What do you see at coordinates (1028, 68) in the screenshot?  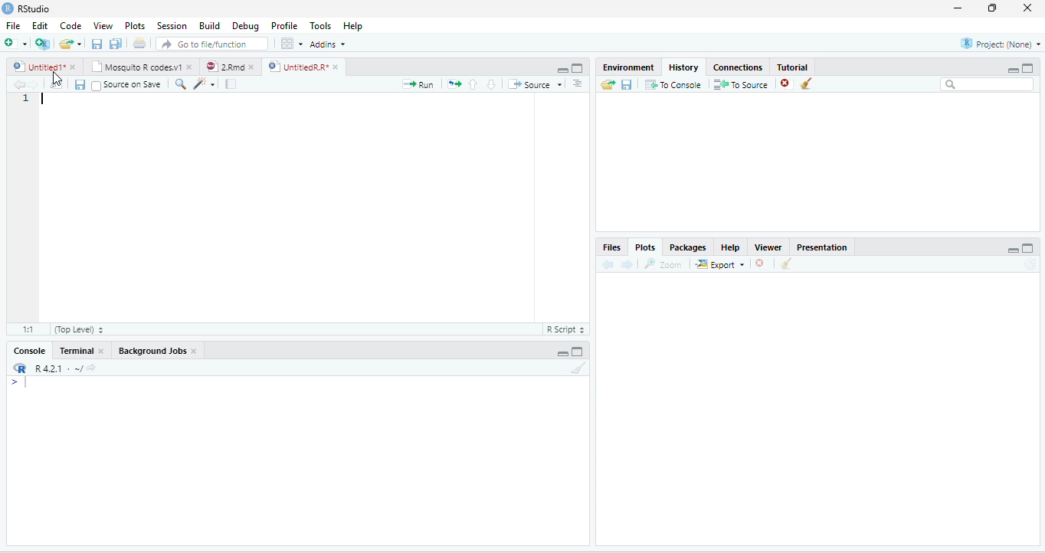 I see `Maximize` at bounding box center [1028, 68].